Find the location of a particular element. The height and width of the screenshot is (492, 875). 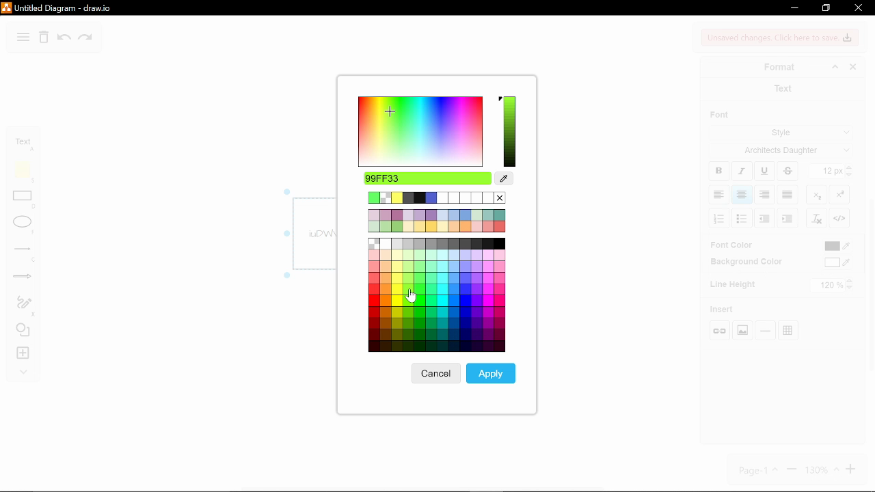

Unsaved changes. Click here to save changes is located at coordinates (778, 38).